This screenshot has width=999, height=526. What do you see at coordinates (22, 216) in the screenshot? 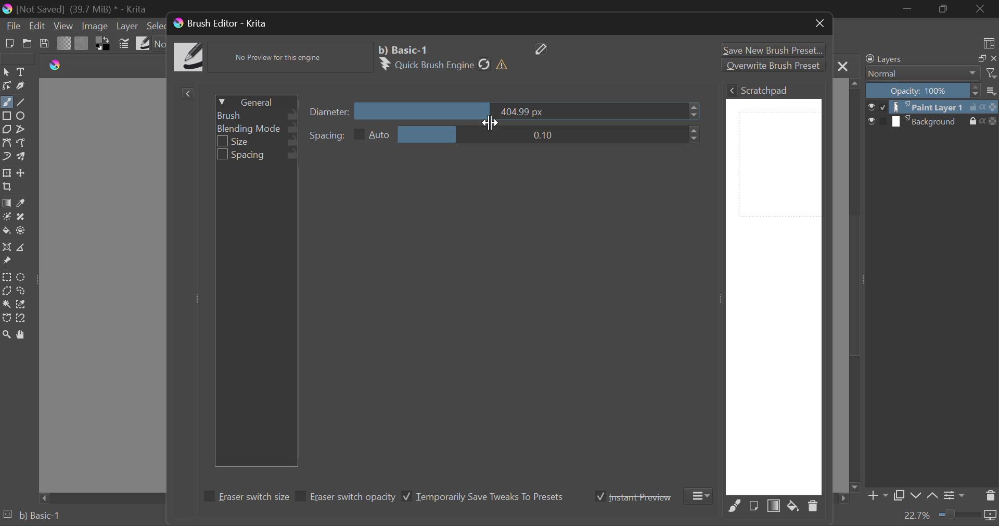
I see `Smart Patch Tool` at bounding box center [22, 216].